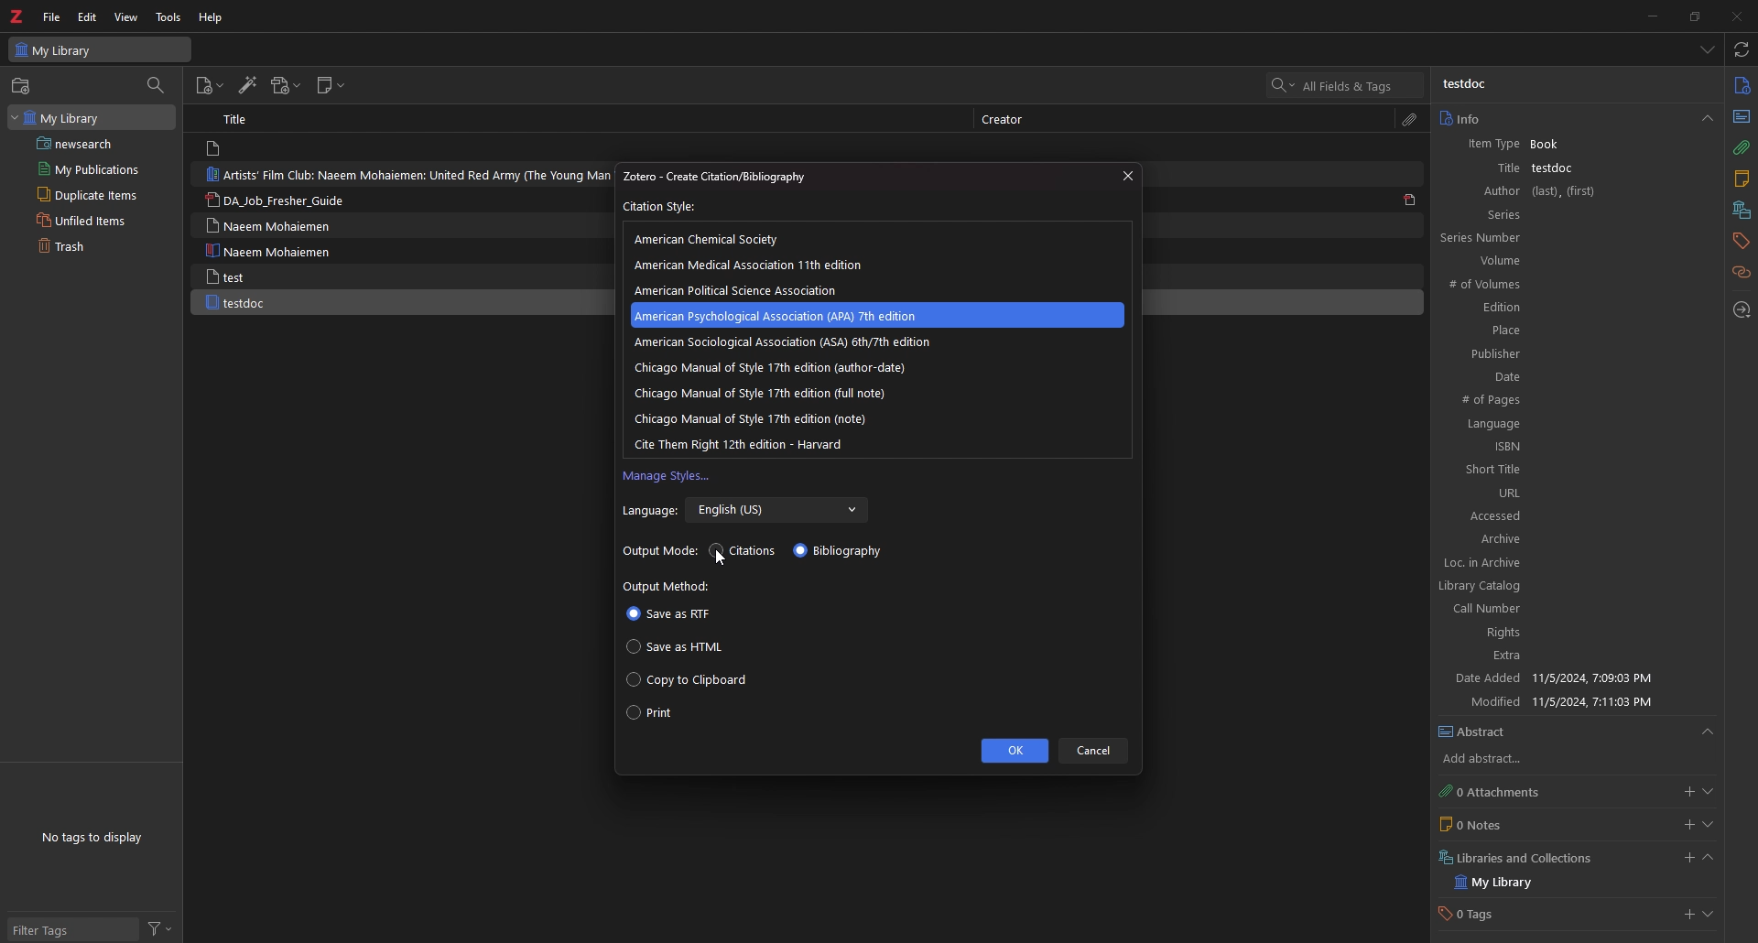 Image resolution: width=1758 pixels, height=943 pixels. What do you see at coordinates (1568, 679) in the screenshot?
I see `Date Added 11/5/2024, 7:09:03 PM` at bounding box center [1568, 679].